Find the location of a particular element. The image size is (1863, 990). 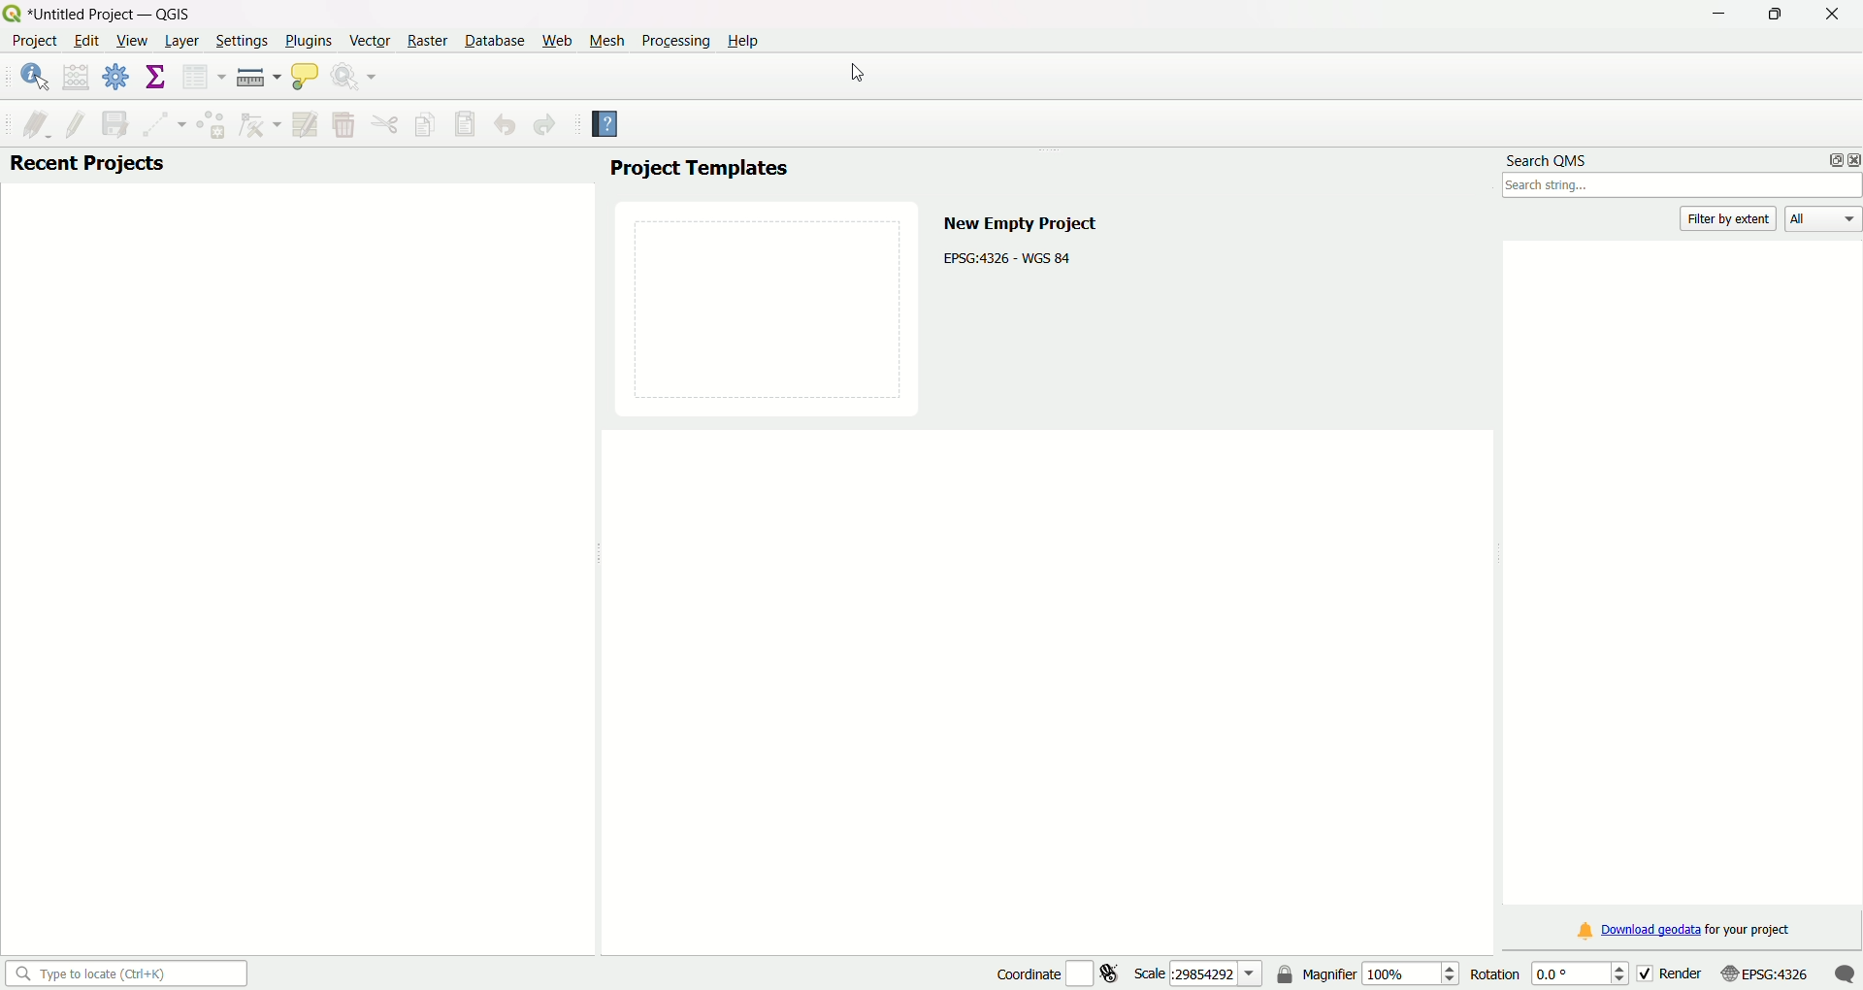

delete selected is located at coordinates (343, 125).